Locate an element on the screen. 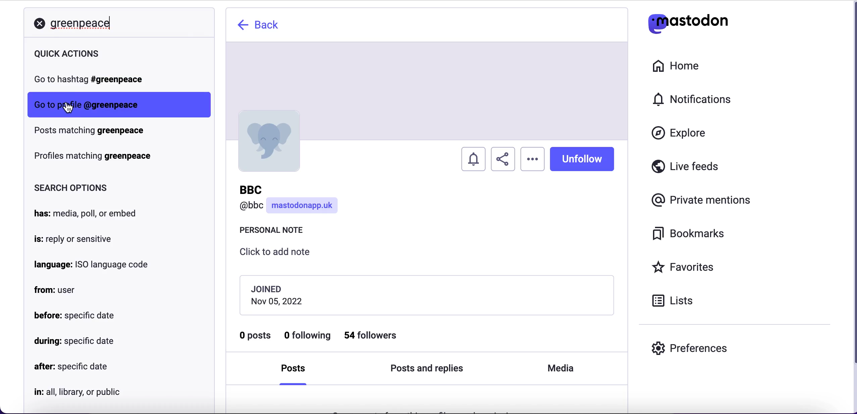  unfollow is located at coordinates (582, 158).